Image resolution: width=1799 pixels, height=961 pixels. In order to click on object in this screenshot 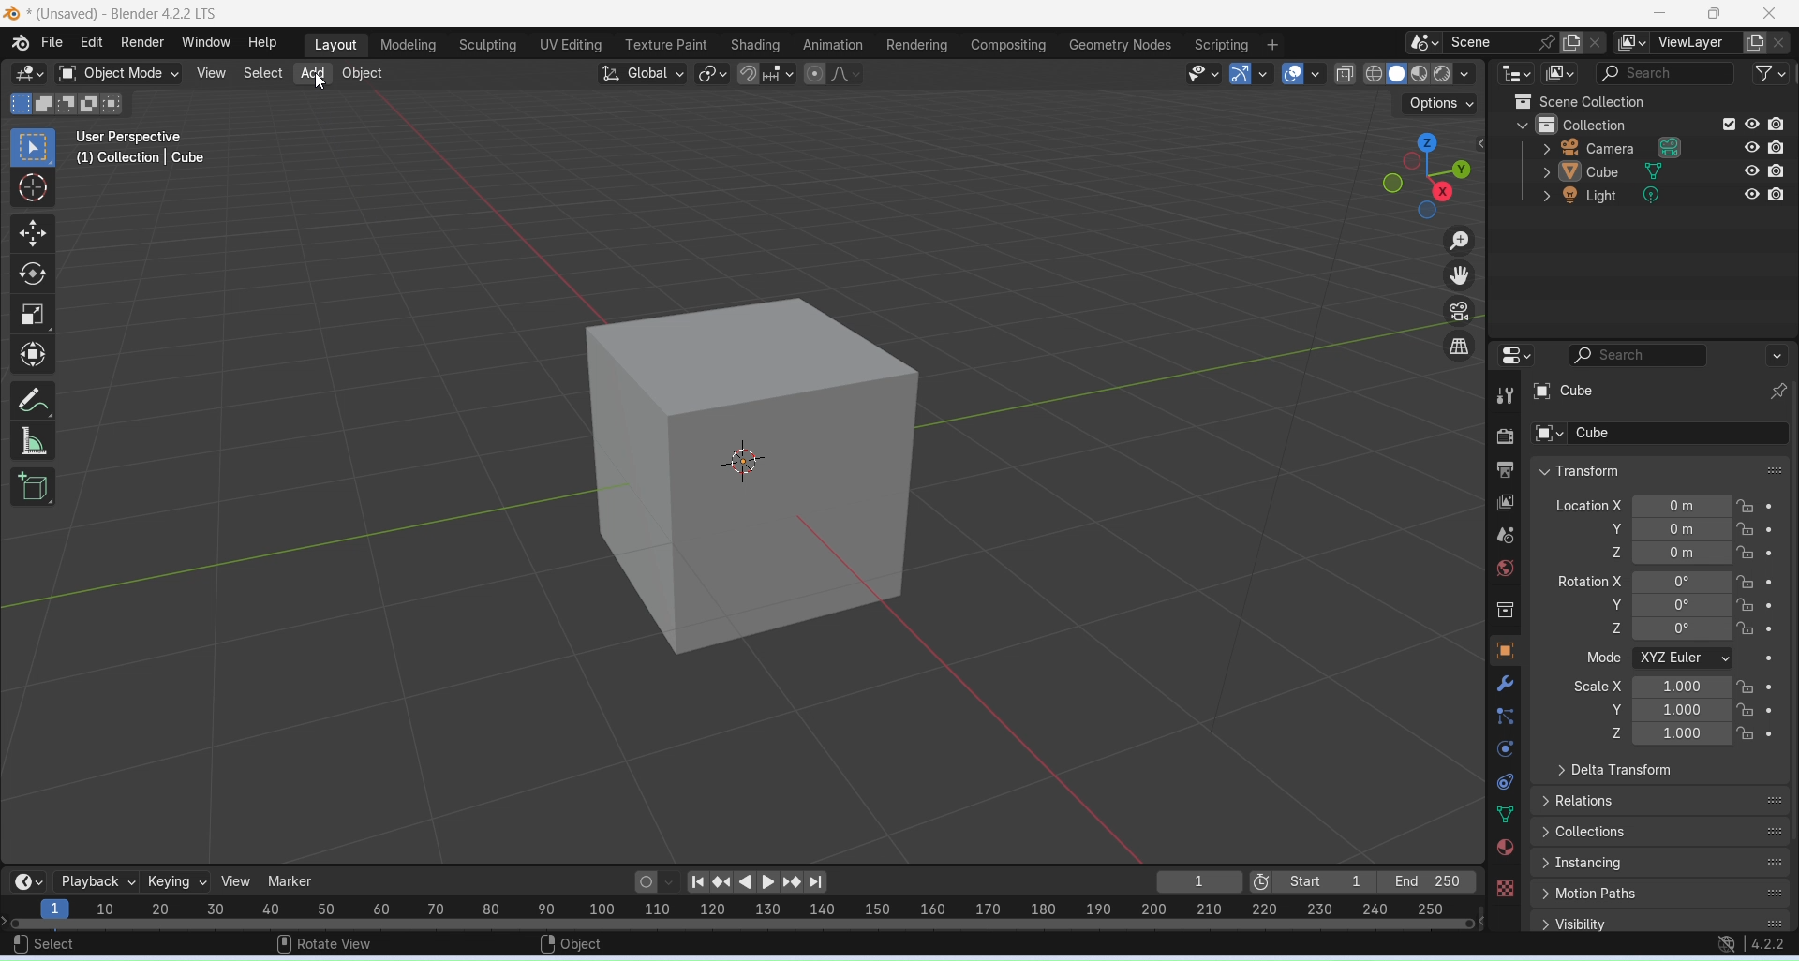, I will do `click(573, 944)`.